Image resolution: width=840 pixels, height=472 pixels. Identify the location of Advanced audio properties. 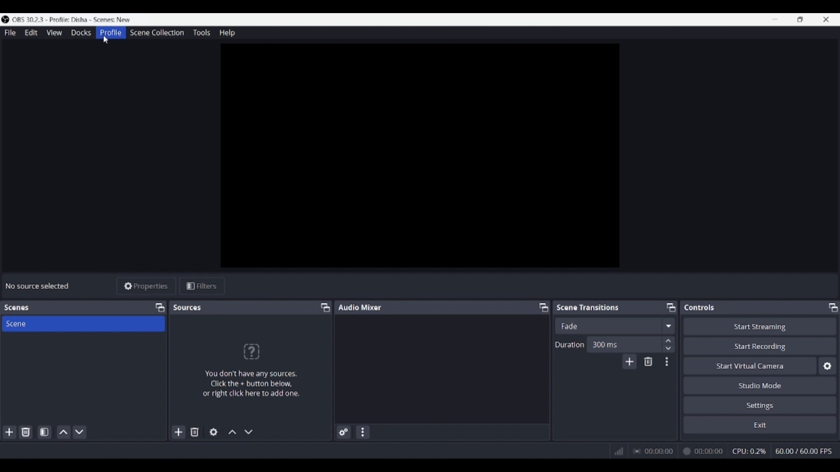
(343, 432).